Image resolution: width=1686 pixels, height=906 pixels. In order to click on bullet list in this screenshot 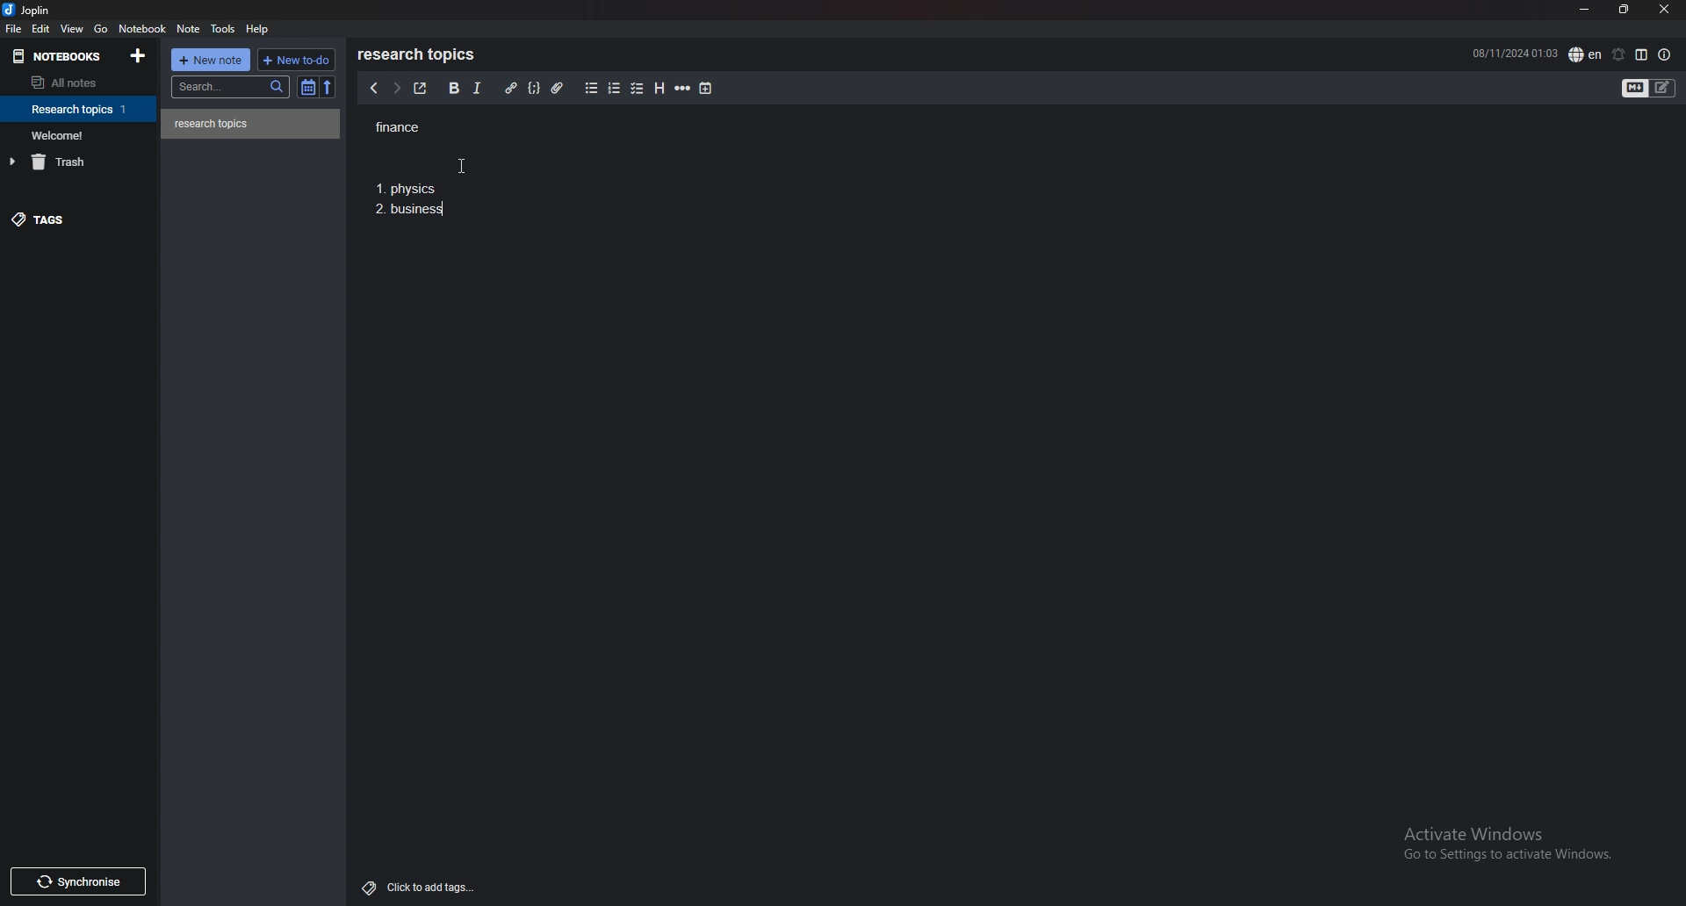, I will do `click(591, 89)`.